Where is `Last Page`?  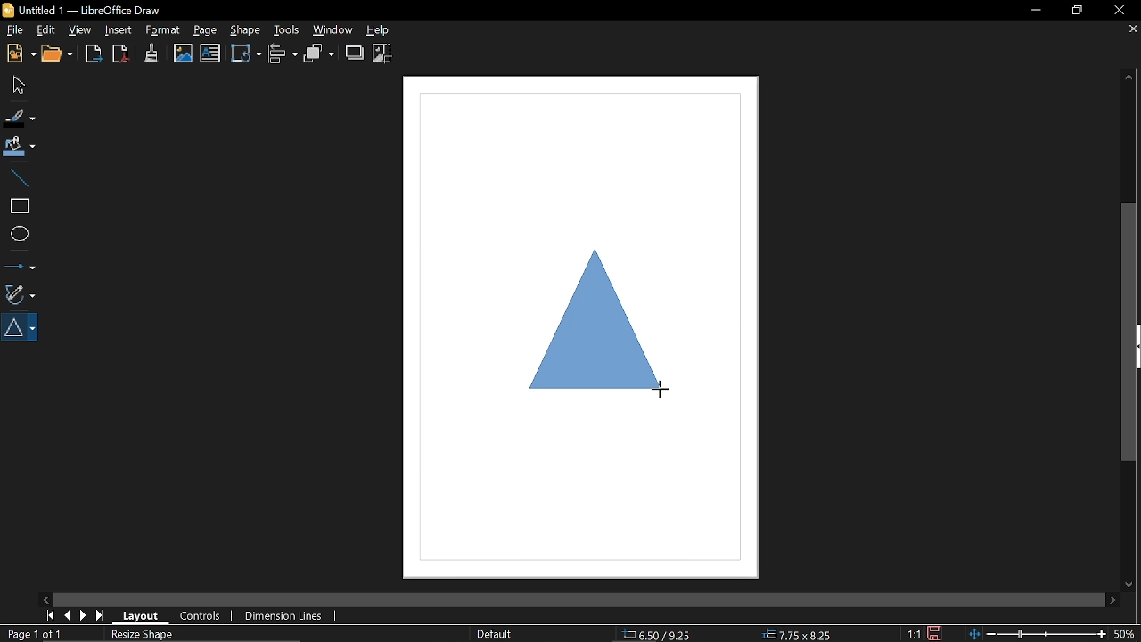
Last Page is located at coordinates (101, 616).